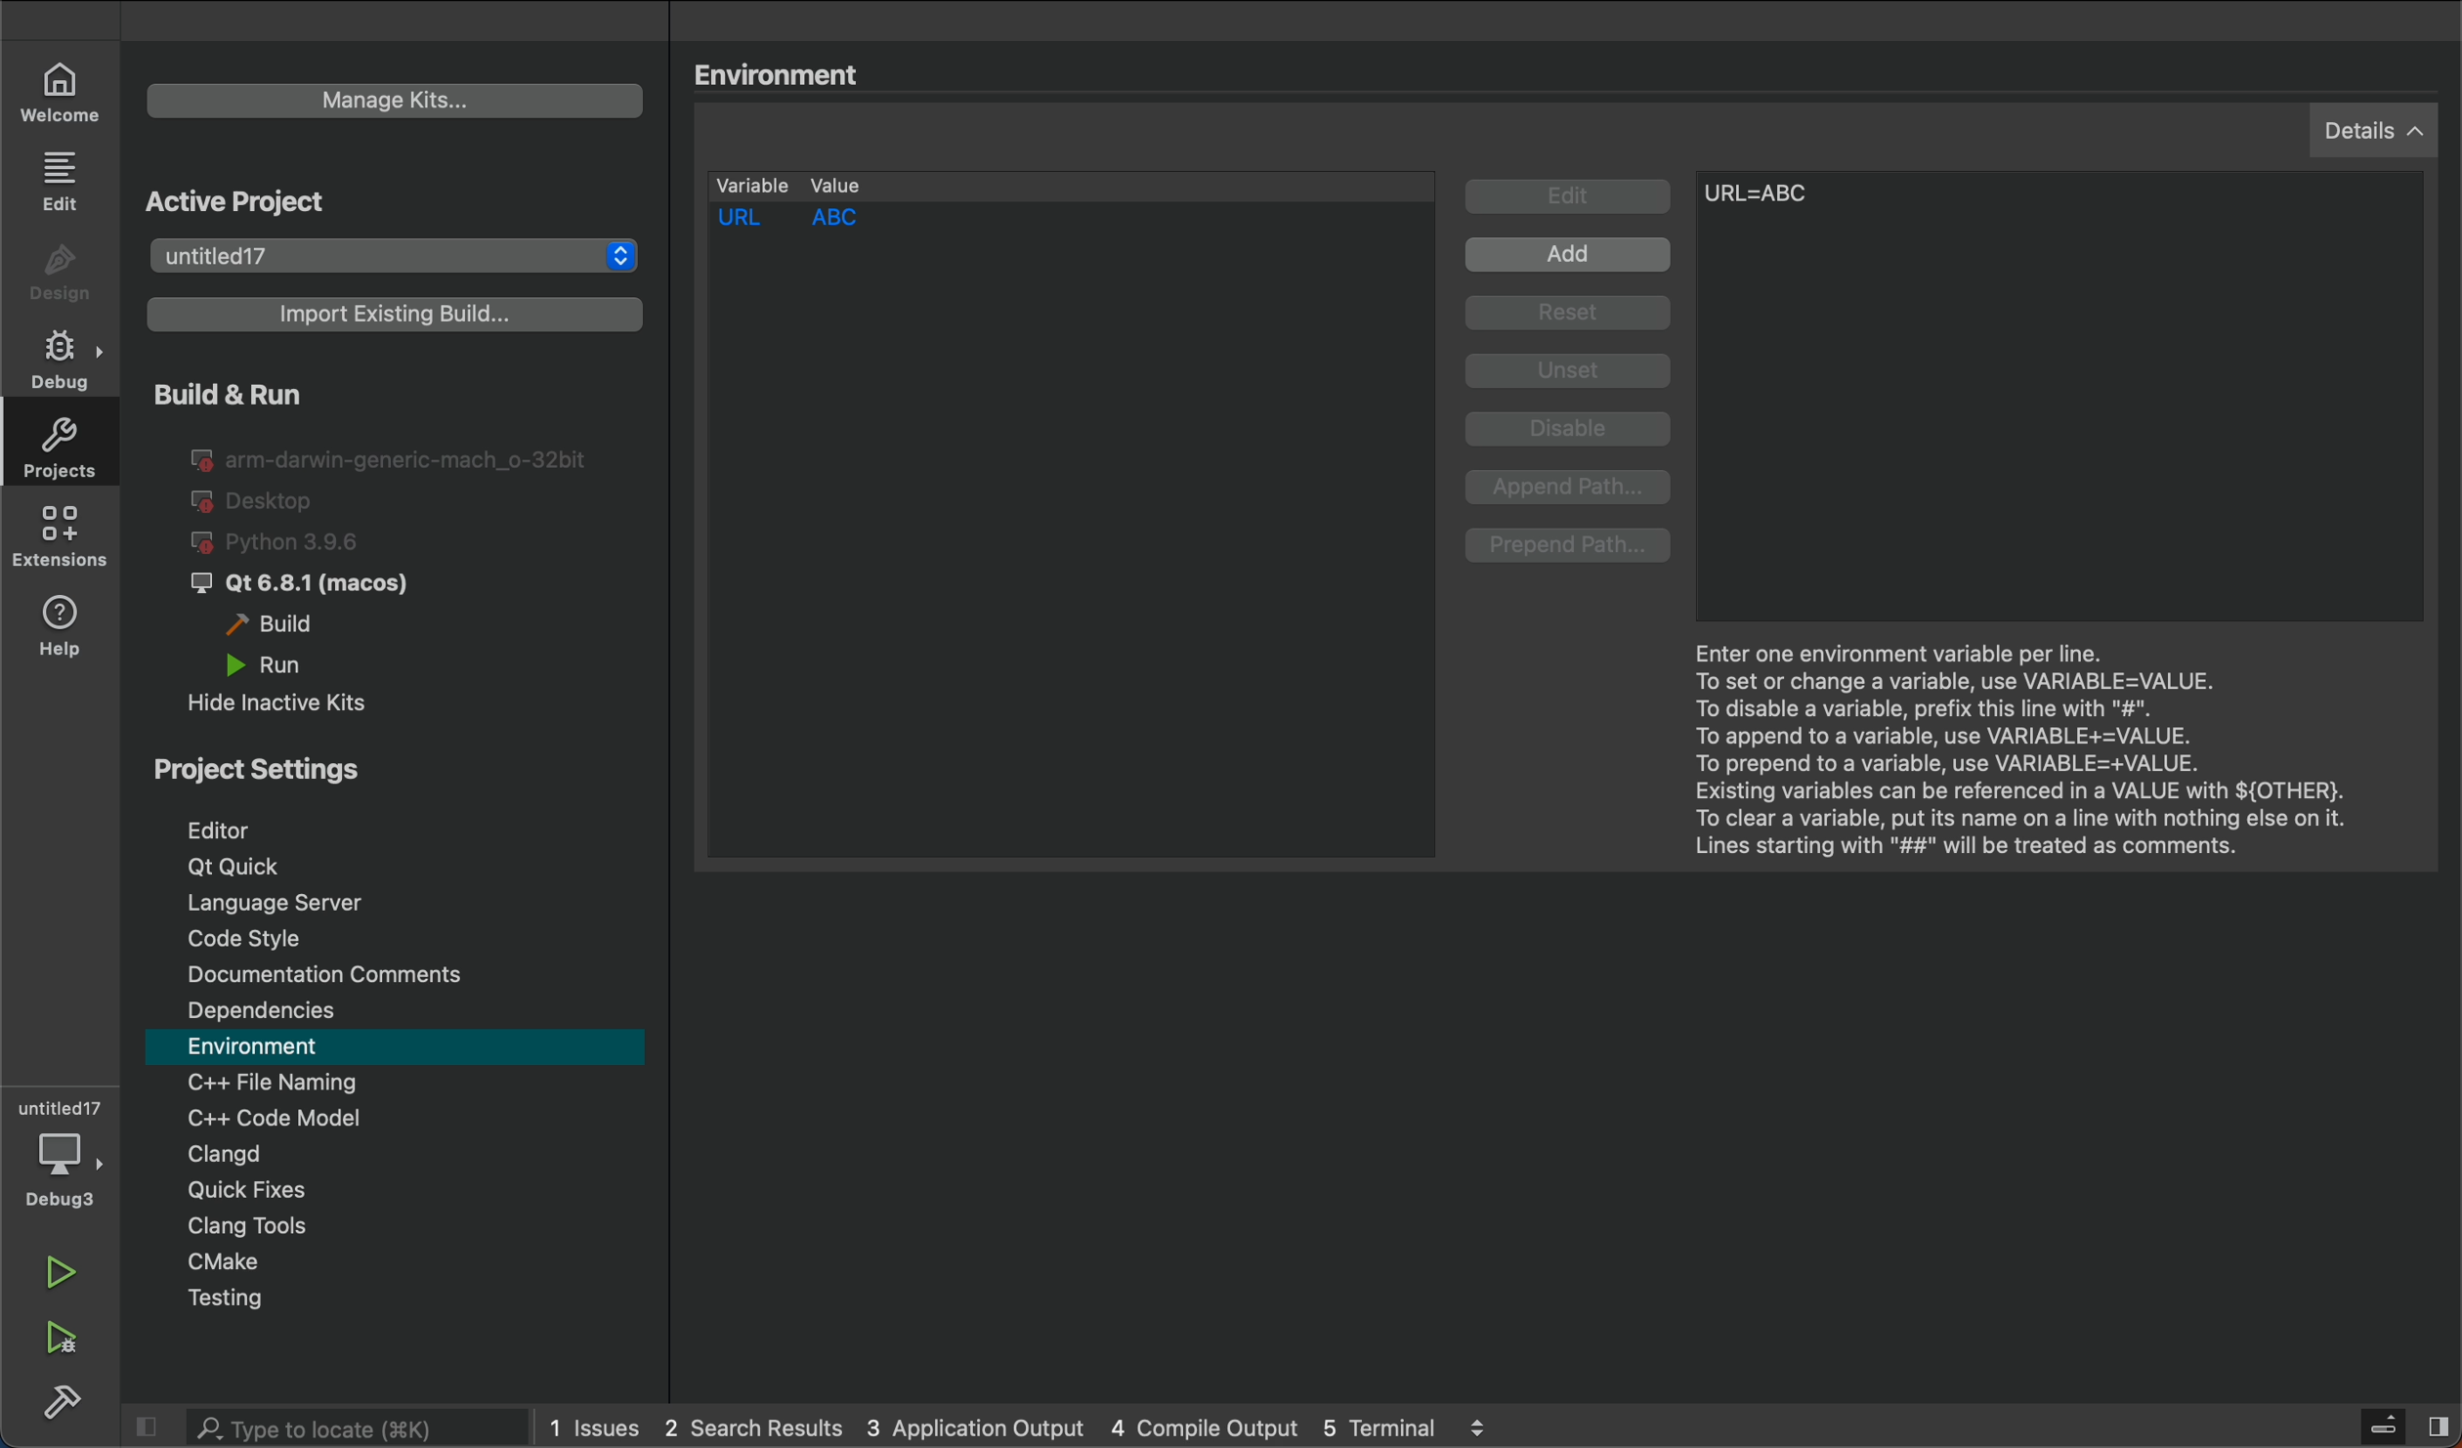 The image size is (2462, 1448). I want to click on prepend path, so click(1571, 547).